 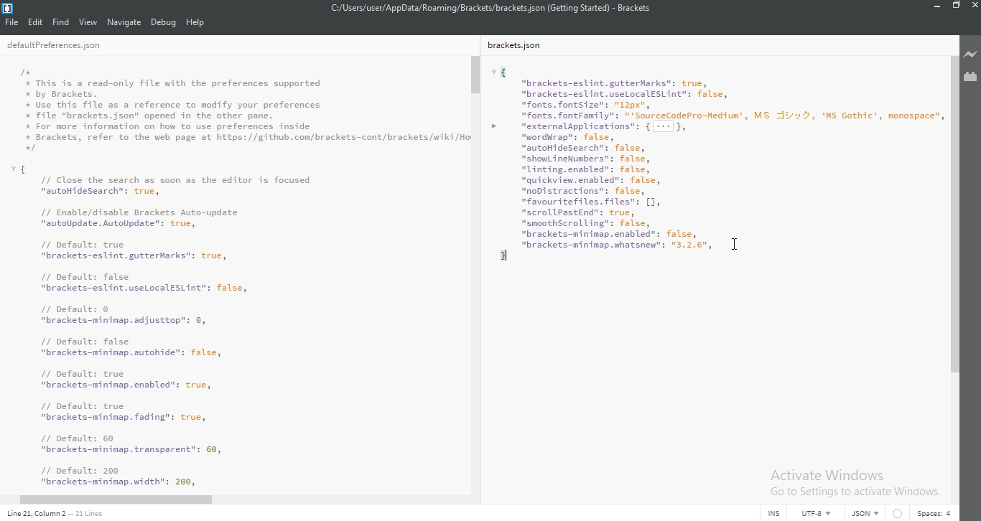 What do you see at coordinates (773, 512) in the screenshot?
I see `INS` at bounding box center [773, 512].